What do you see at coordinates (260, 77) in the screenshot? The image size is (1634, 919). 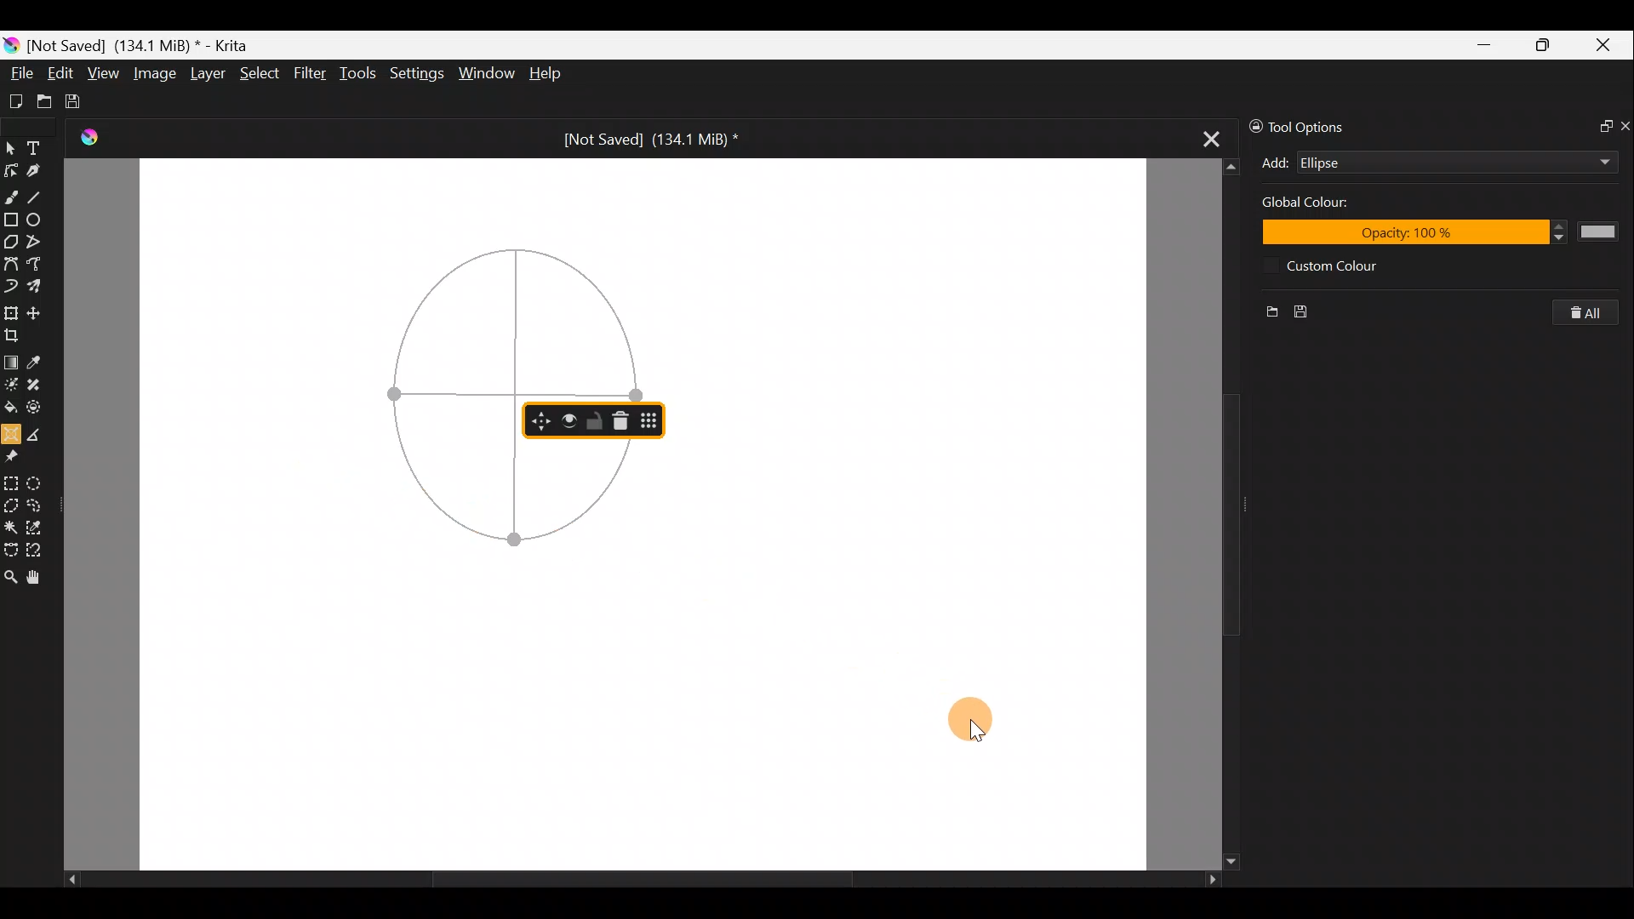 I see `Select` at bounding box center [260, 77].